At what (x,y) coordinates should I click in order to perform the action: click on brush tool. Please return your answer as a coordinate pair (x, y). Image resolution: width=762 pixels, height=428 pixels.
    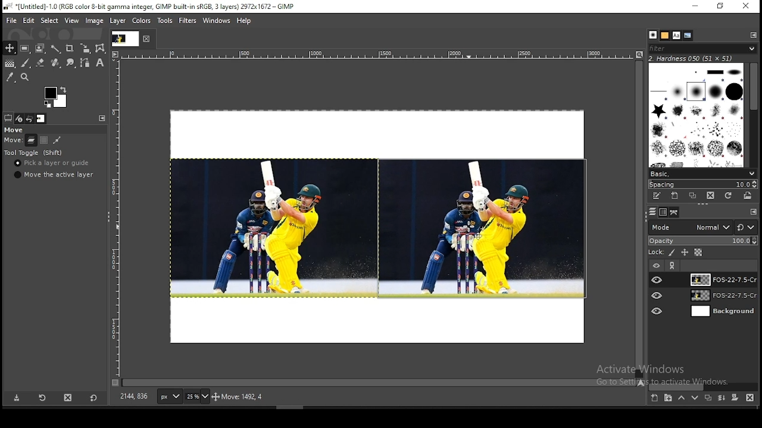
    Looking at the image, I should click on (26, 63).